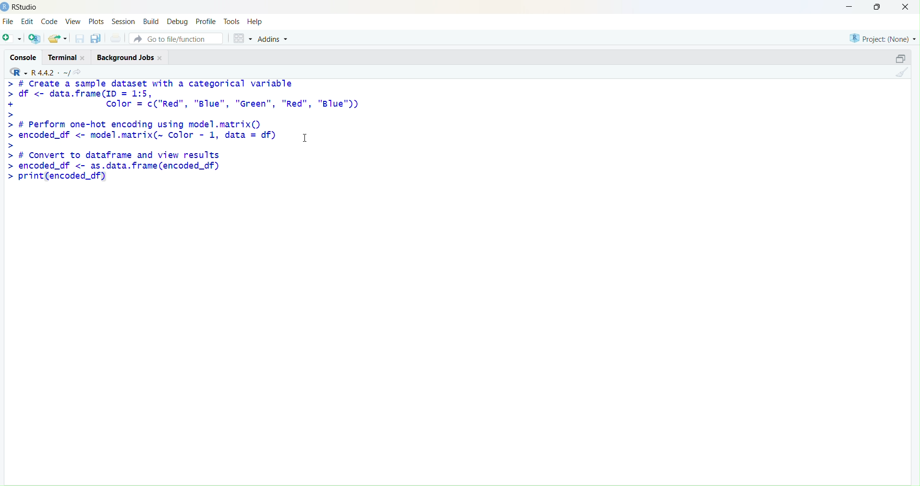 The image size is (920, 486). I want to click on debug, so click(177, 23).